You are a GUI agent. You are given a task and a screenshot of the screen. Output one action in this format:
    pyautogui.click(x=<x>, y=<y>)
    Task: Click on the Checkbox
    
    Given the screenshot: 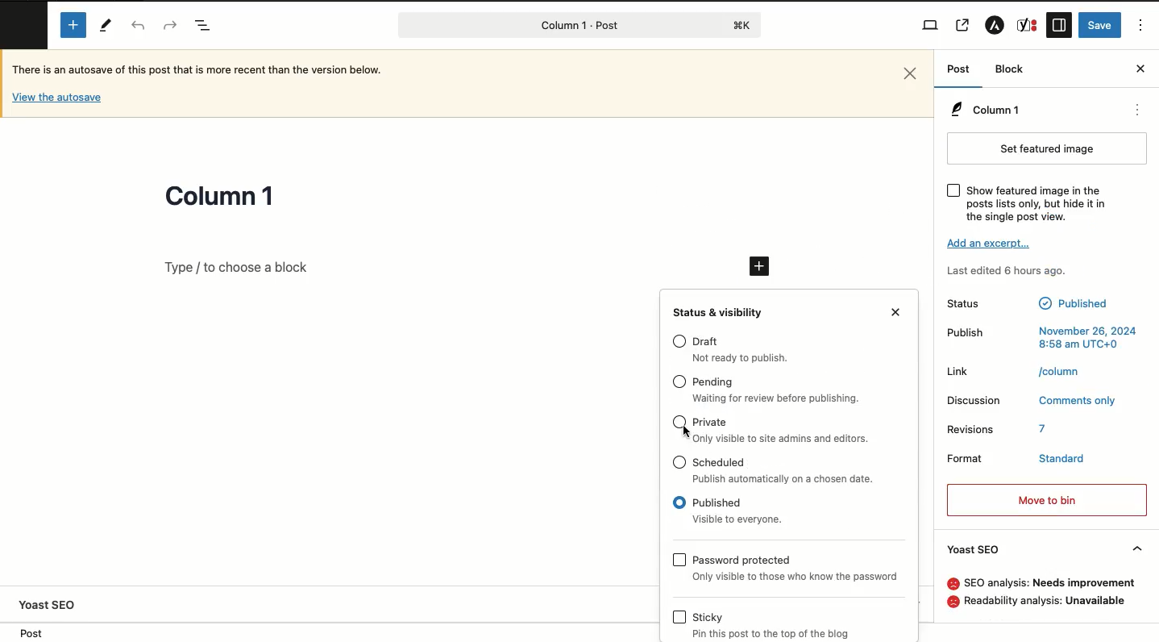 What is the action you would take?
    pyautogui.click(x=679, y=381)
    